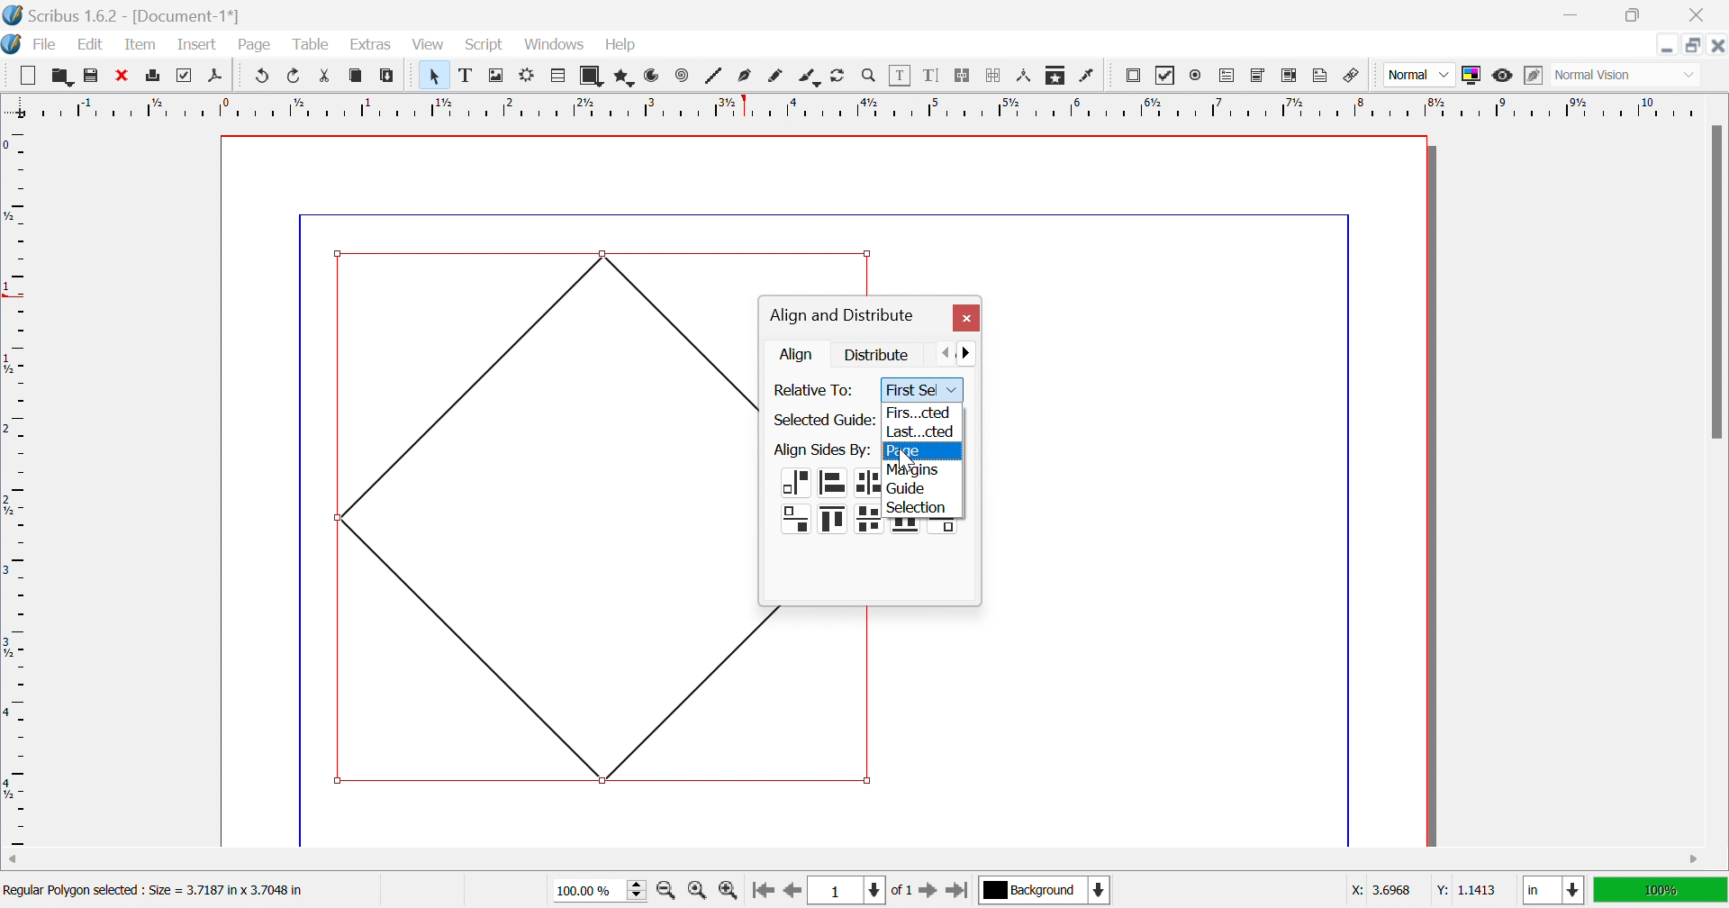  I want to click on Link text frames, so click(961, 76).